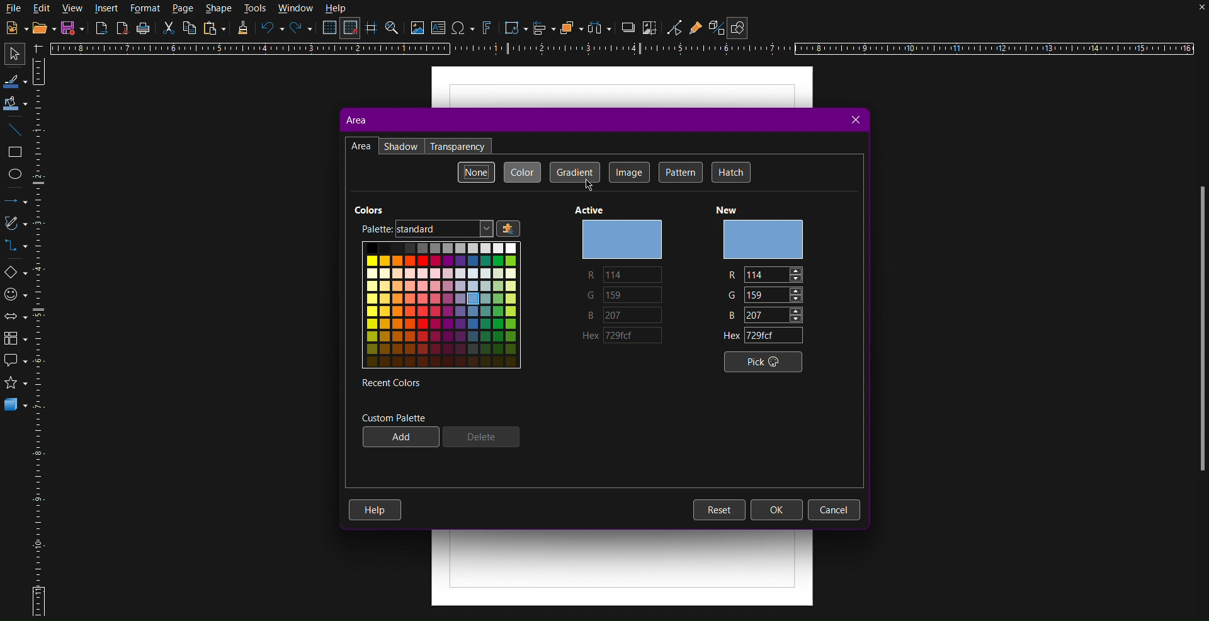 Image resolution: width=1209 pixels, height=621 pixels. I want to click on Horizontal Ruler, so click(628, 50).